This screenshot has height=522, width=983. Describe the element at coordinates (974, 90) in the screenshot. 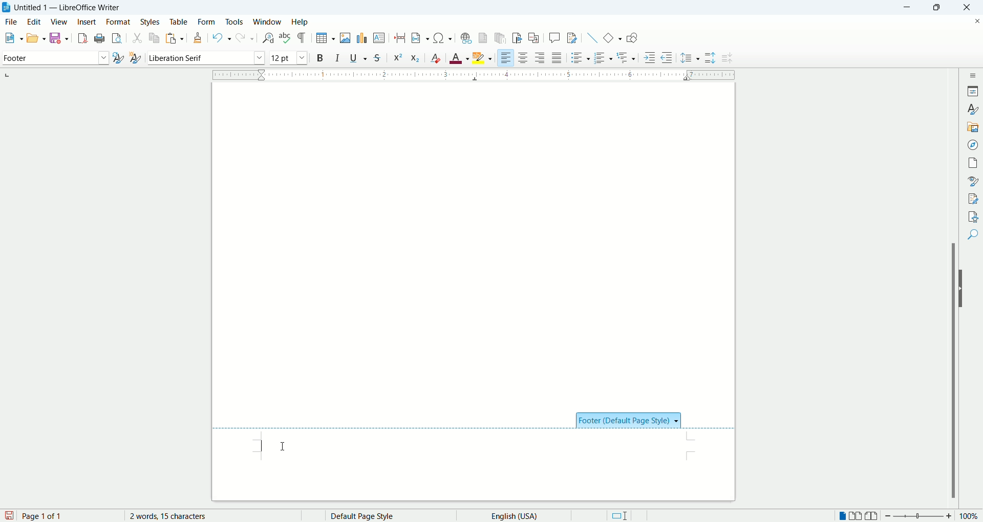

I see `properties` at that location.